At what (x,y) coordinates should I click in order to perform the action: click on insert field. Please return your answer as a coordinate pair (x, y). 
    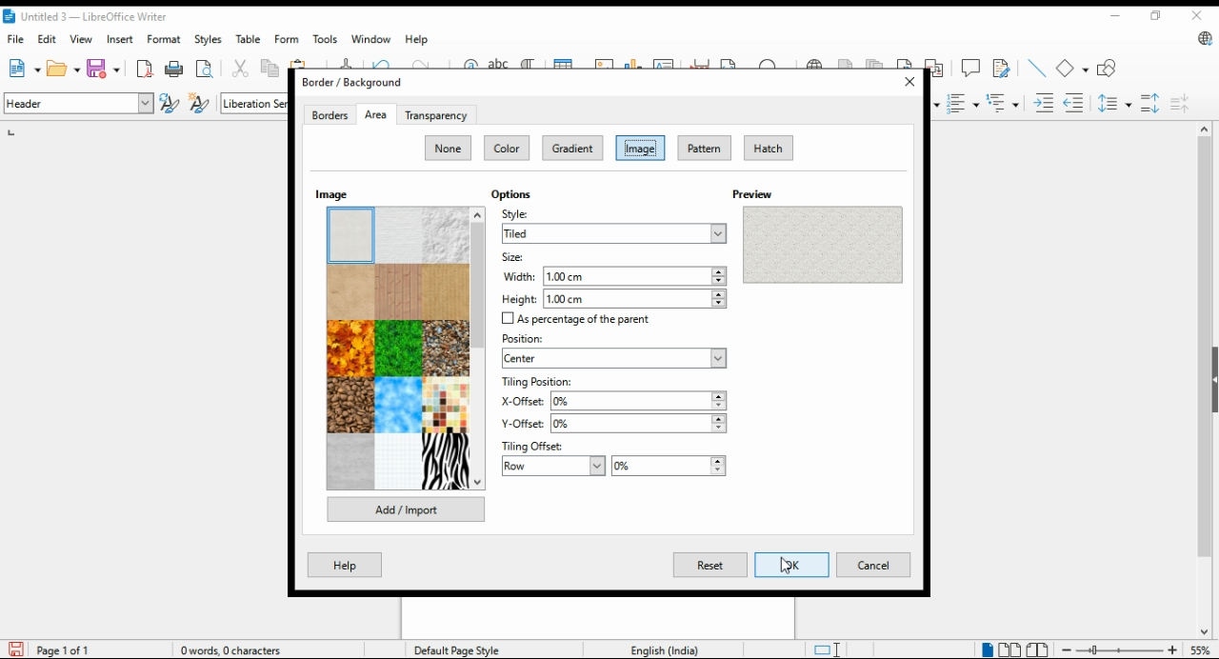
    Looking at the image, I should click on (736, 62).